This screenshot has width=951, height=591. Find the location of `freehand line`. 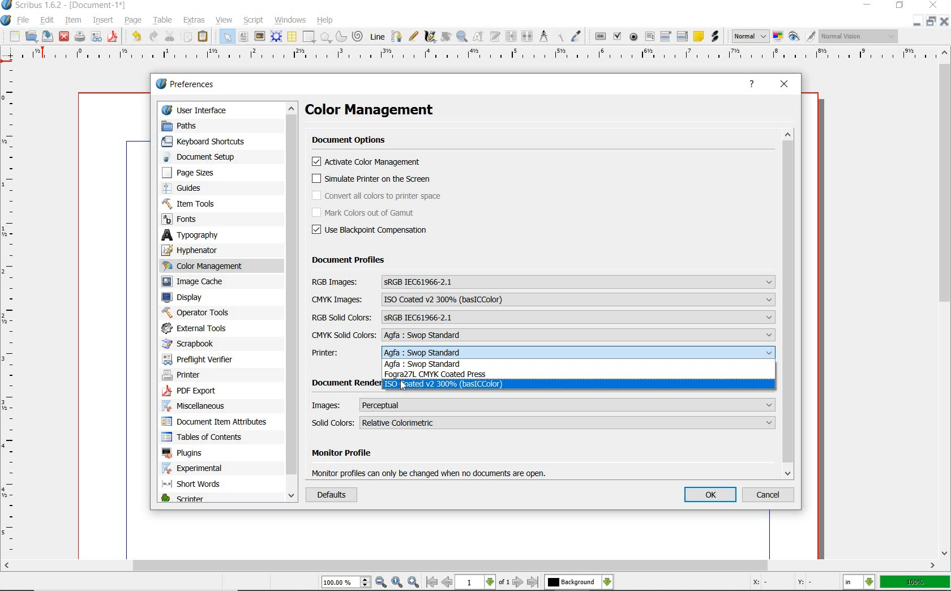

freehand line is located at coordinates (412, 36).